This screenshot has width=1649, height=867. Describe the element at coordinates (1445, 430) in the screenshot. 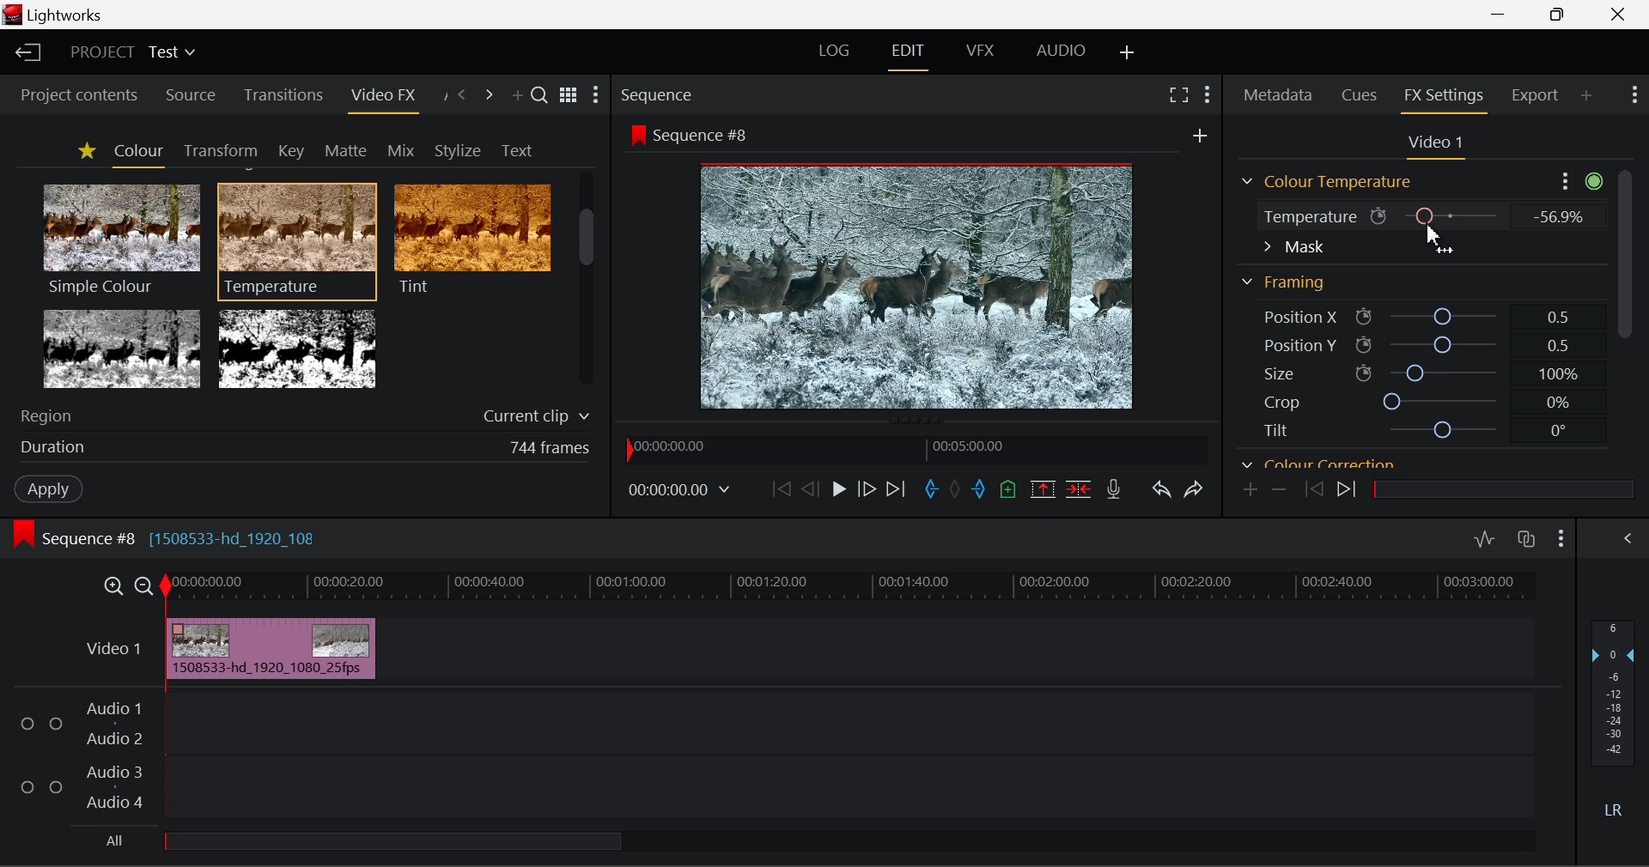

I see `tilt` at that location.